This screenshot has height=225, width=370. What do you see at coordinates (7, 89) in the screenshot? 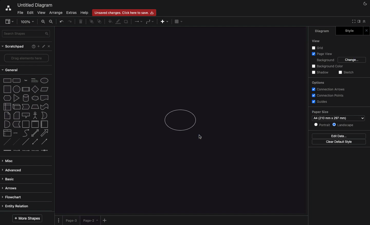
I see `square` at bounding box center [7, 89].